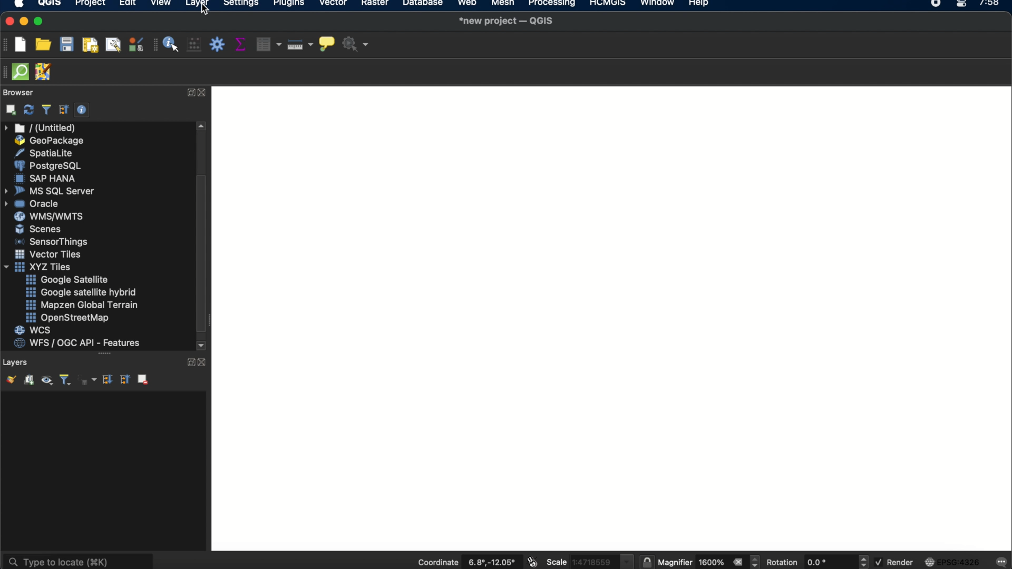 The image size is (1012, 569). I want to click on scroll up arrow, so click(202, 125).